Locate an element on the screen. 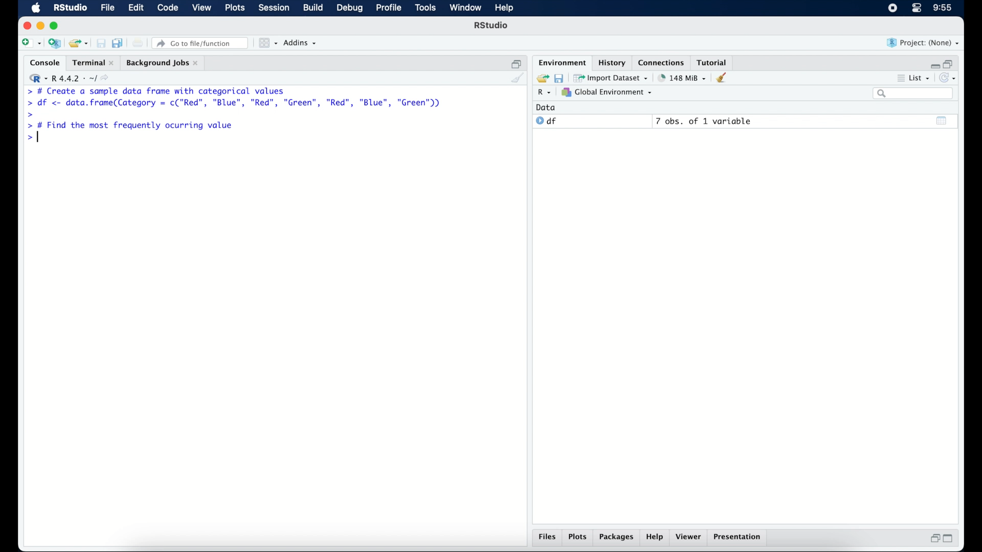 Image resolution: width=982 pixels, height=552 pixels. restore down is located at coordinates (951, 63).